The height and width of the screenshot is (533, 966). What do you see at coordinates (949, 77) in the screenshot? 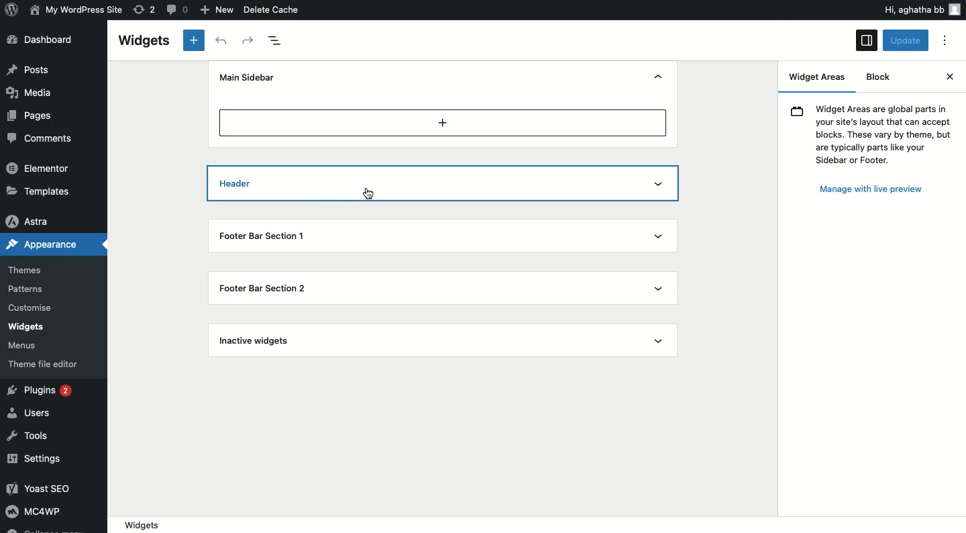
I see `Close` at bounding box center [949, 77].